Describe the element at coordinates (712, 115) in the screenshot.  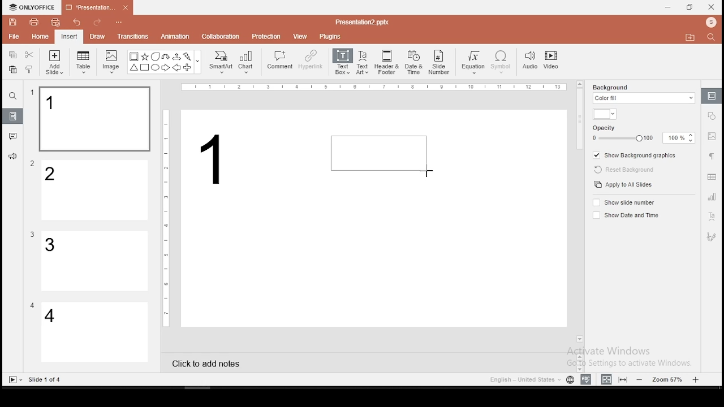
I see `shape settings` at that location.